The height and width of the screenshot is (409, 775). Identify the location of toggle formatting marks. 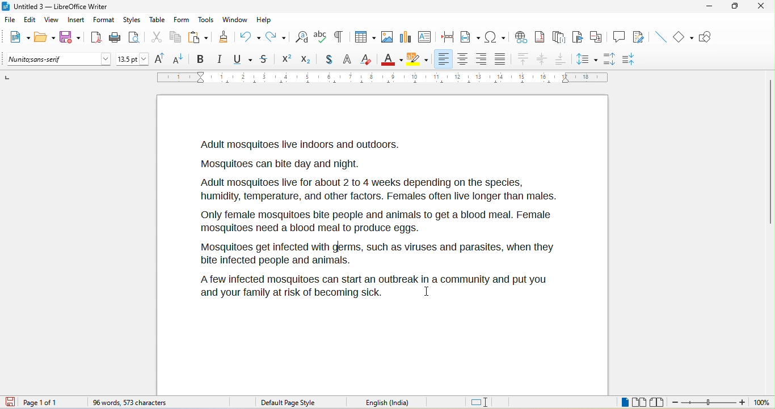
(341, 37).